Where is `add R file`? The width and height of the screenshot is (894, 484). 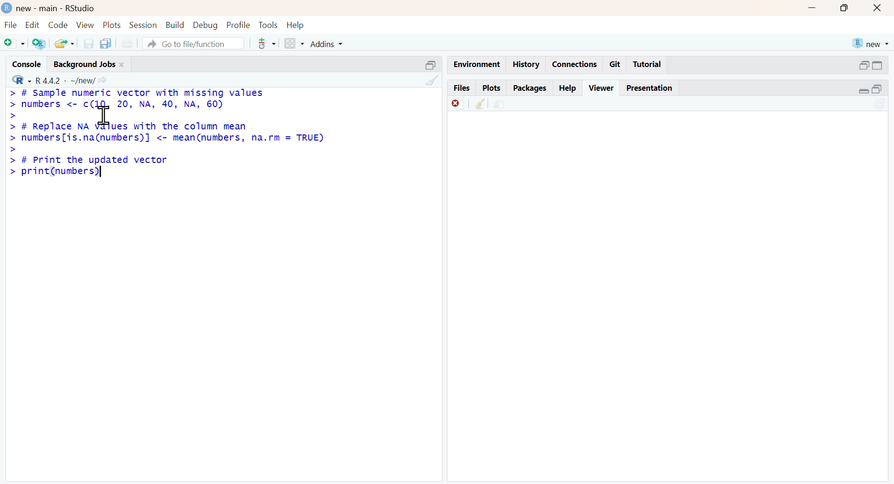
add R file is located at coordinates (39, 44).